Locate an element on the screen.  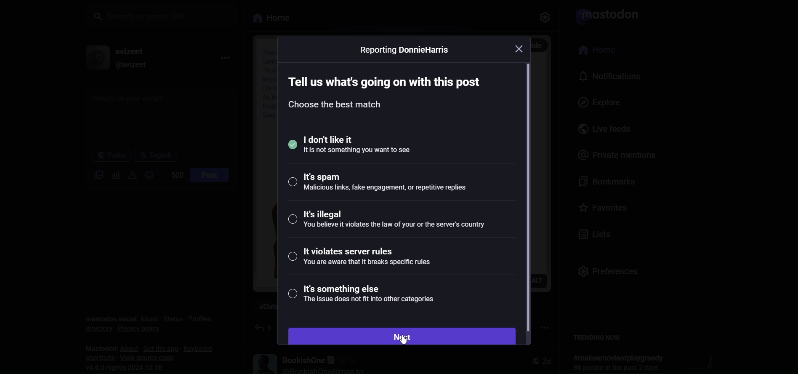
explore is located at coordinates (591, 102).